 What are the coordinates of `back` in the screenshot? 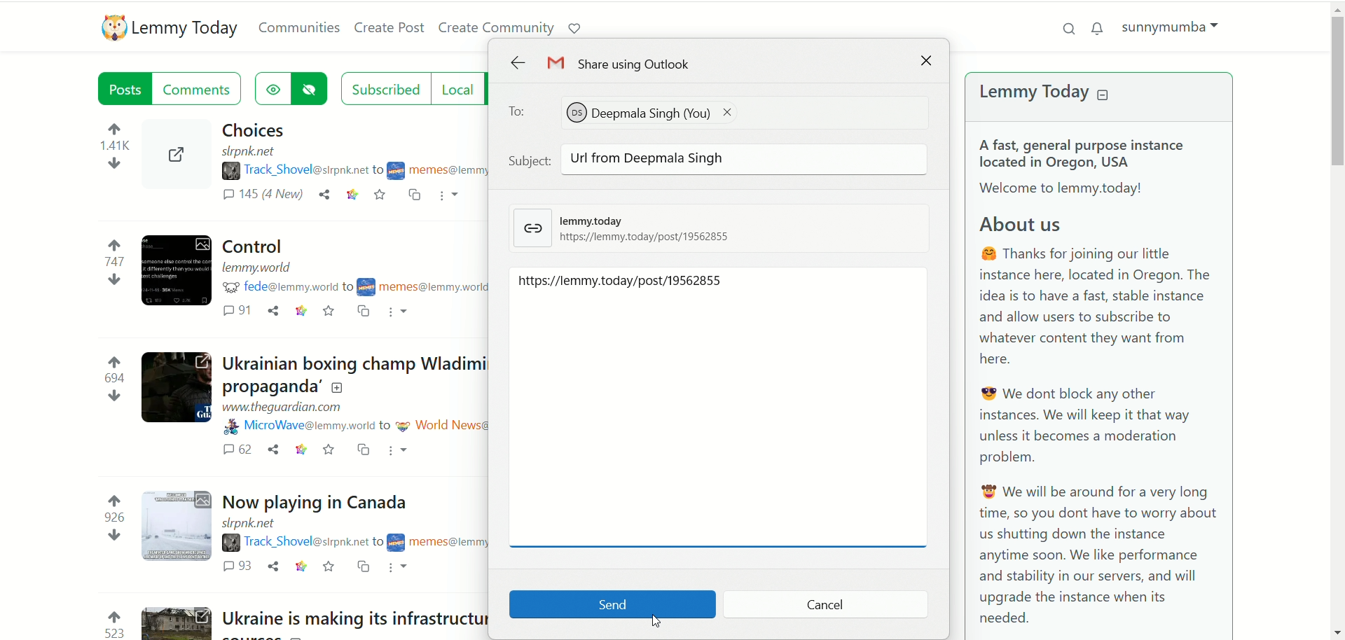 It's located at (523, 63).